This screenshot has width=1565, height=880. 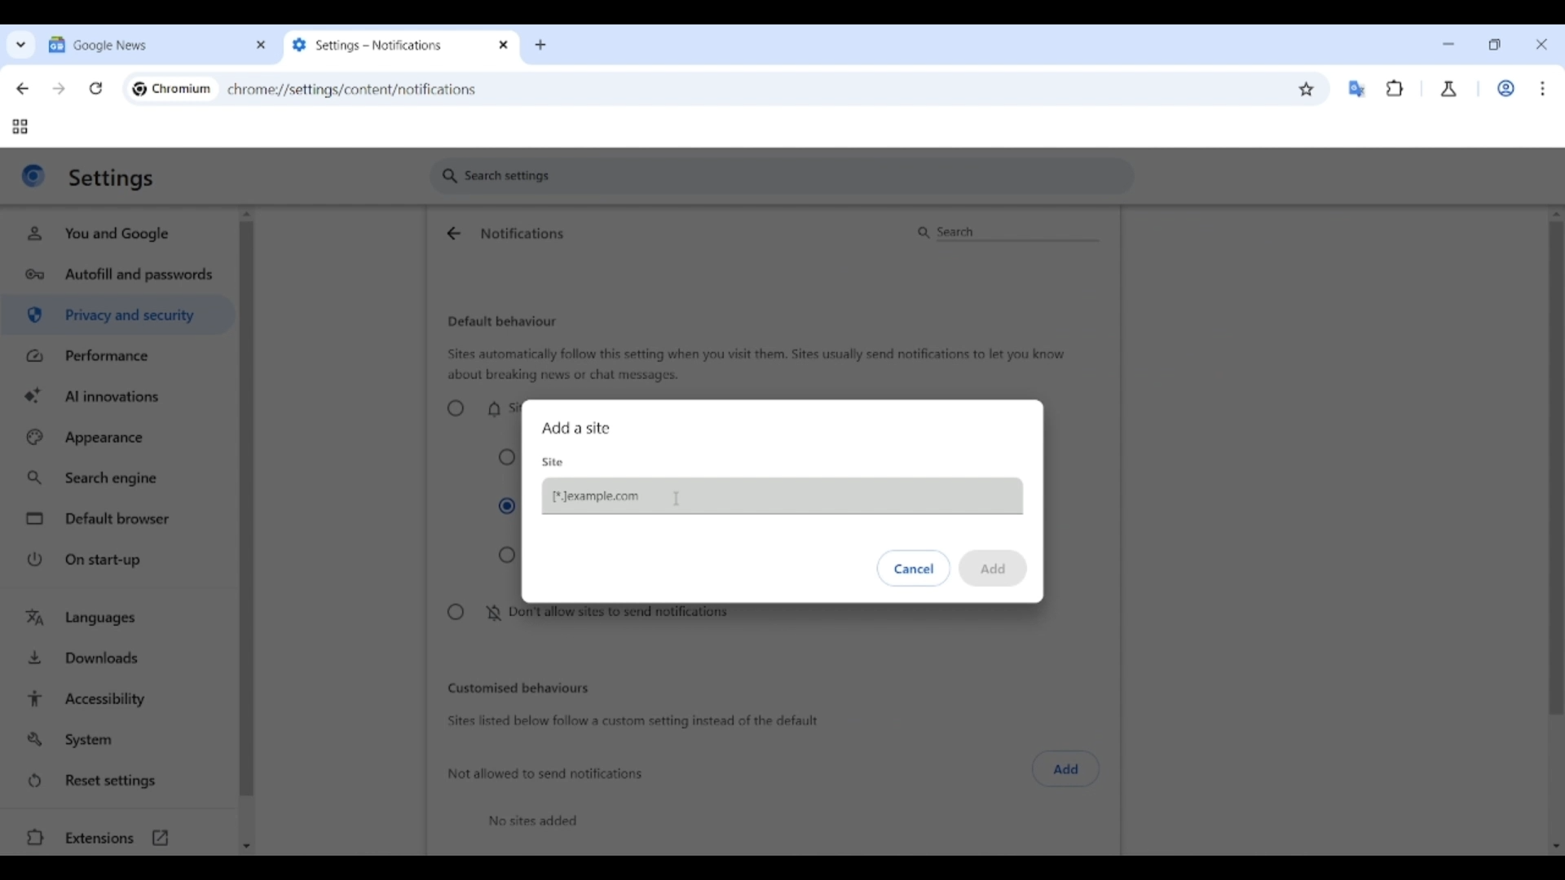 What do you see at coordinates (145, 44) in the screenshot?
I see `Tab 1` at bounding box center [145, 44].